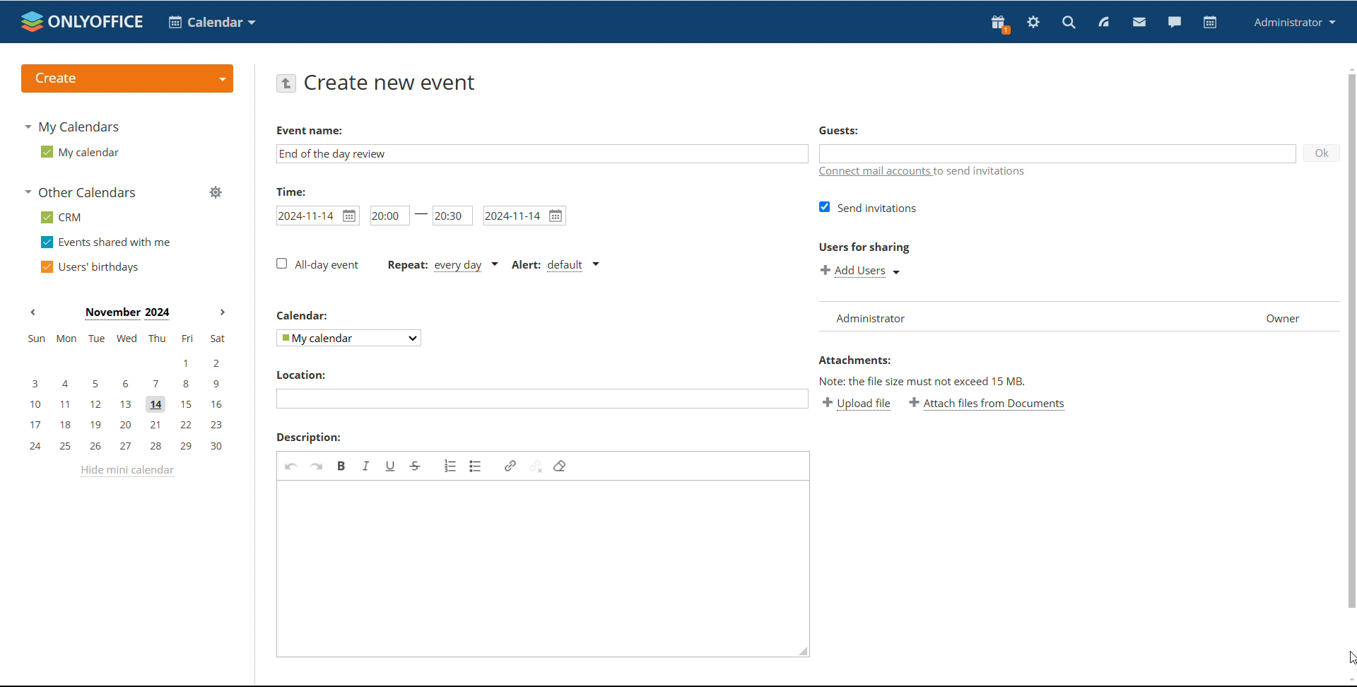 Image resolution: width=1357 pixels, height=687 pixels. Describe the element at coordinates (1175, 23) in the screenshot. I see `chat` at that location.